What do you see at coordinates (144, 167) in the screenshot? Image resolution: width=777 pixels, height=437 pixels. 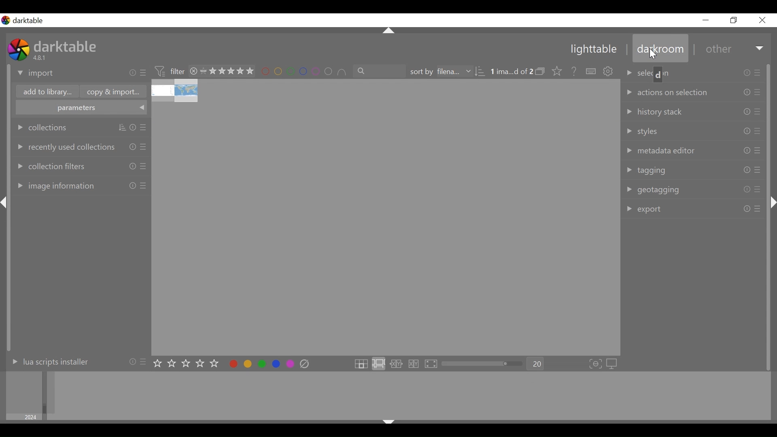 I see `` at bounding box center [144, 167].